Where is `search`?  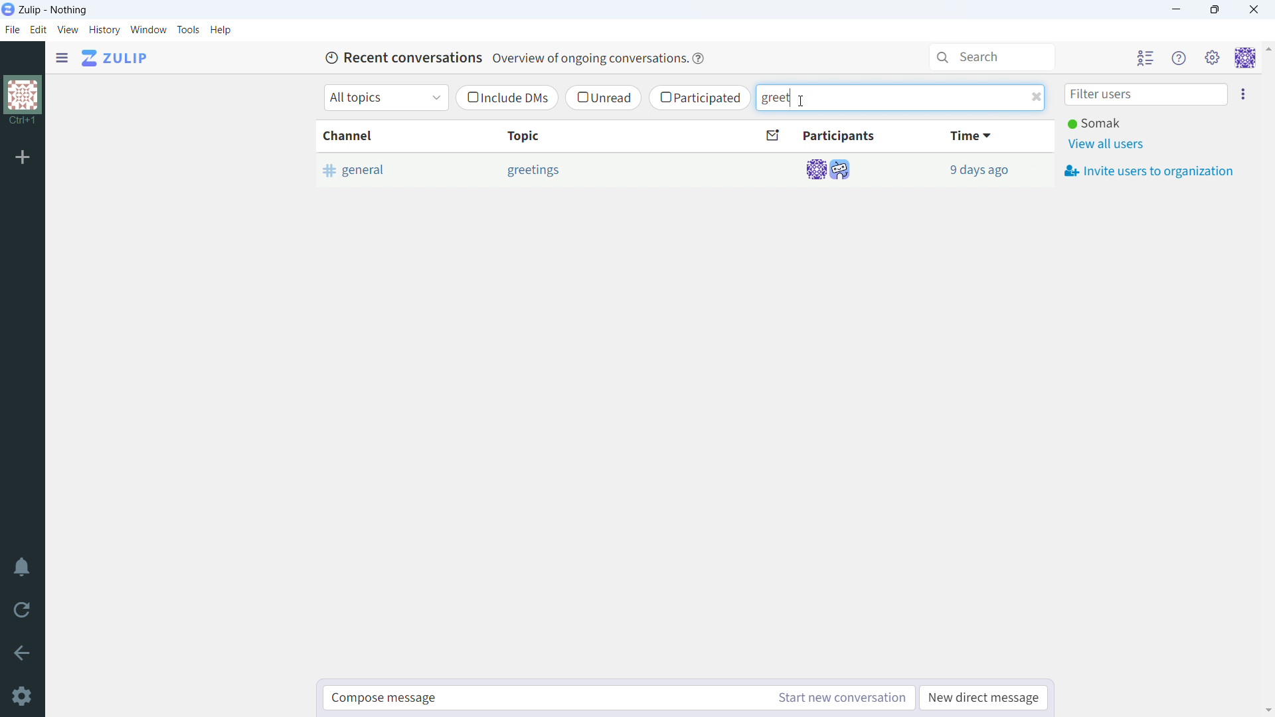 search is located at coordinates (994, 57).